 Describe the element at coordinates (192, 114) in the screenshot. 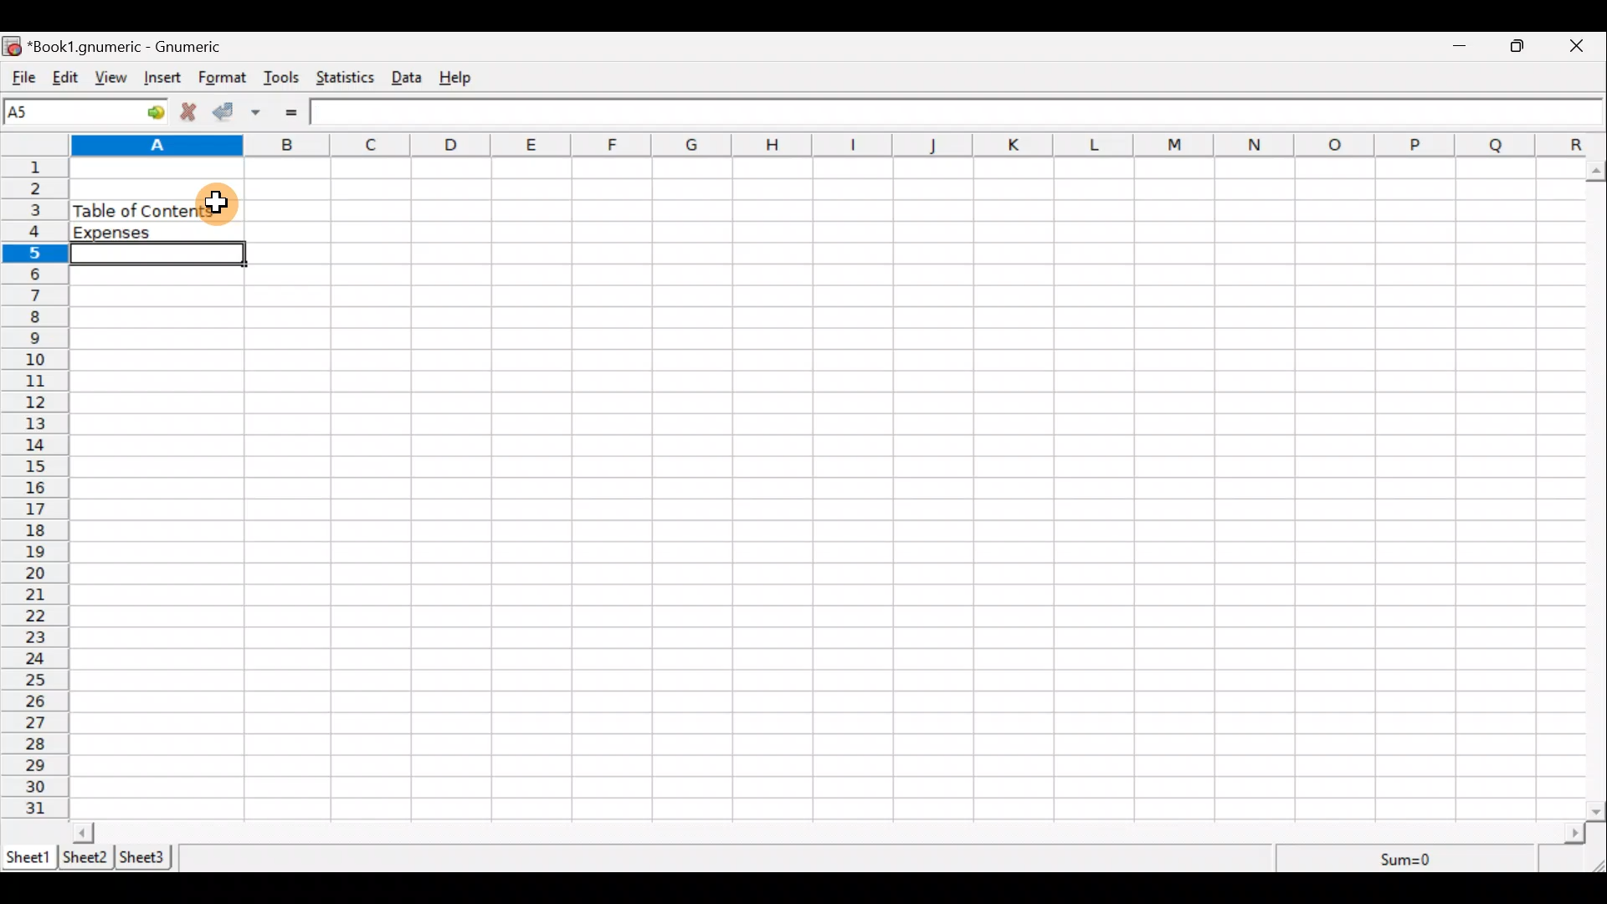

I see `Cancel change` at that location.